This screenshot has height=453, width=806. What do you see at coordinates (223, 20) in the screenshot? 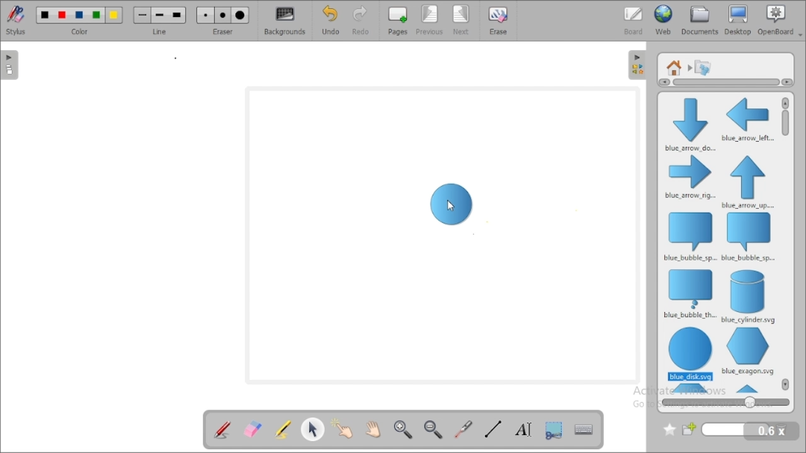
I see `eraser` at bounding box center [223, 20].